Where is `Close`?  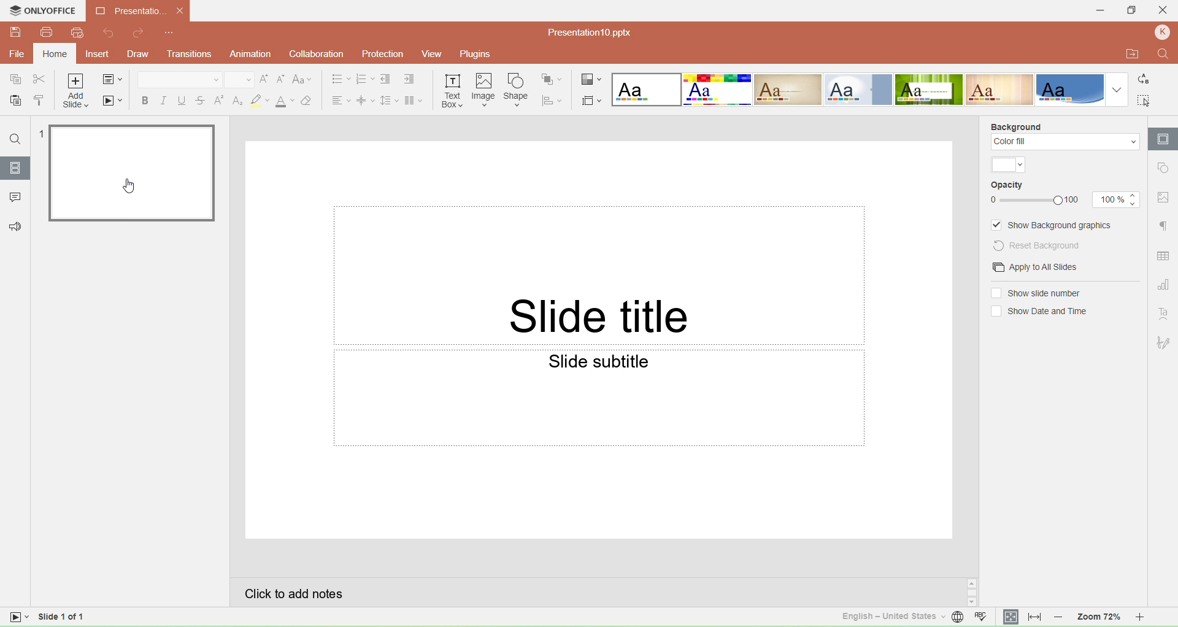 Close is located at coordinates (1165, 12).